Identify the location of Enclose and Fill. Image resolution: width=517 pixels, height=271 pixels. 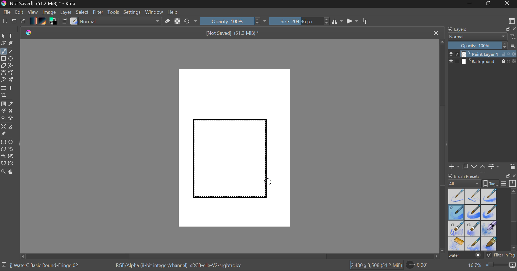
(12, 119).